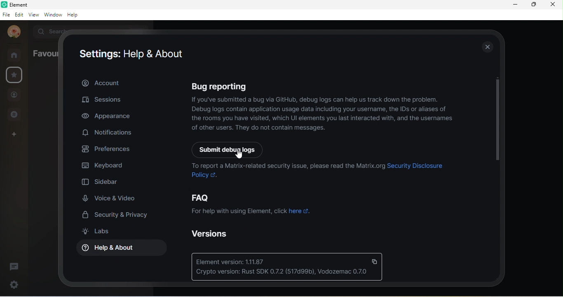  What do you see at coordinates (6, 15) in the screenshot?
I see `file` at bounding box center [6, 15].